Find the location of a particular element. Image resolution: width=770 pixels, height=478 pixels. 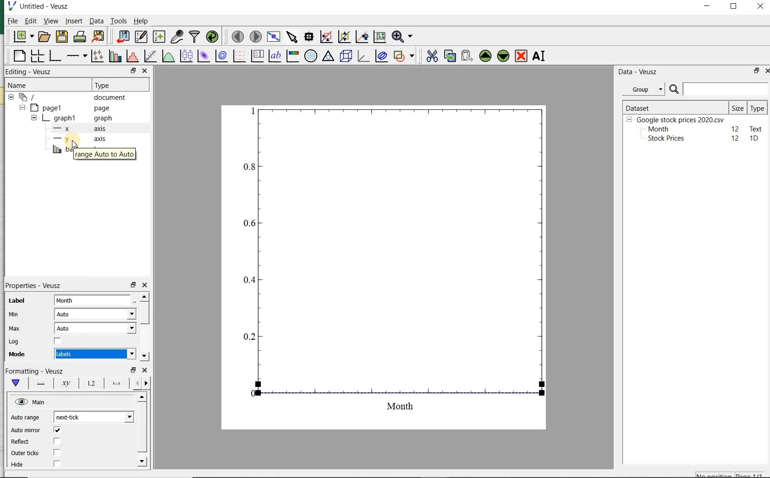

reload linked datasets is located at coordinates (214, 37).